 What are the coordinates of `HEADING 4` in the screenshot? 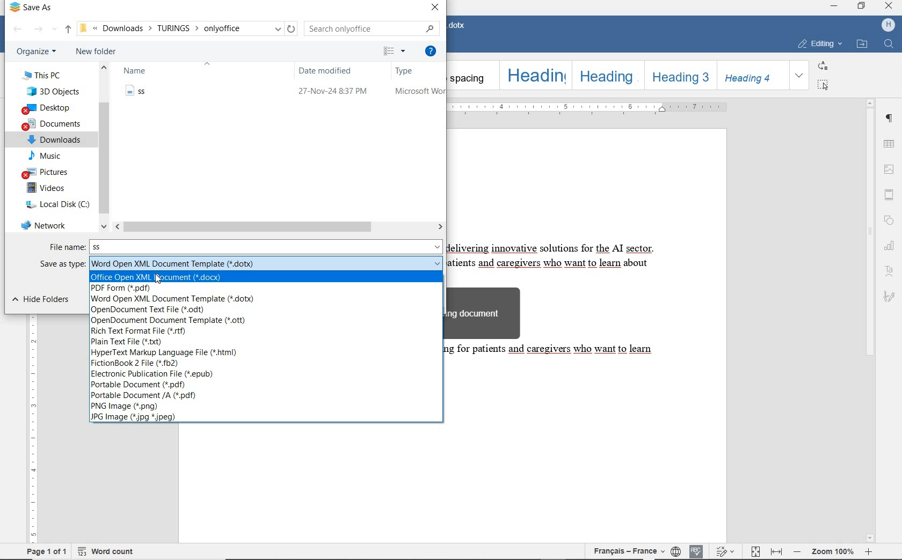 It's located at (751, 76).